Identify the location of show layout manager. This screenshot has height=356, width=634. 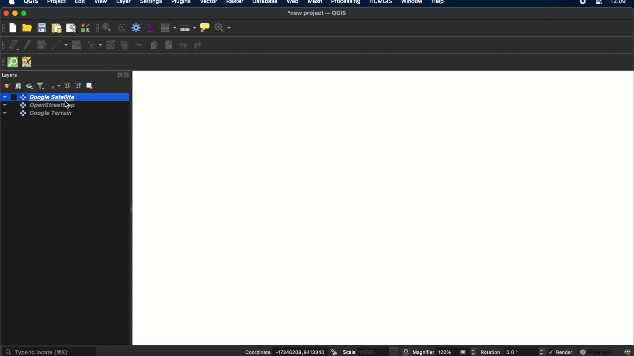
(72, 28).